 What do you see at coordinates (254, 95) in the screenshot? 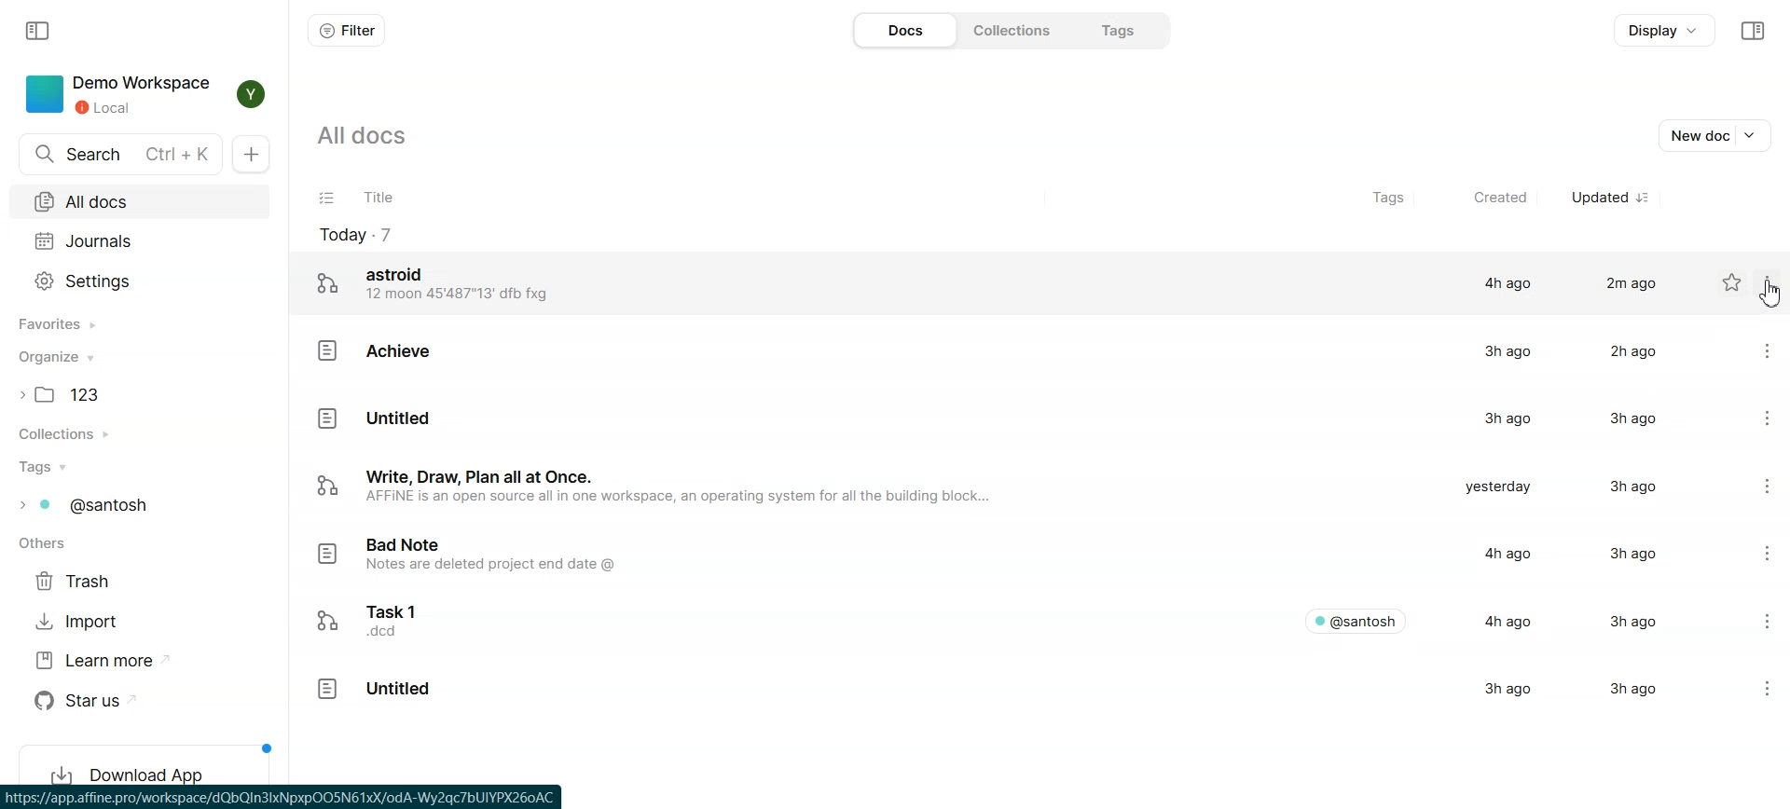
I see `Profile` at bounding box center [254, 95].